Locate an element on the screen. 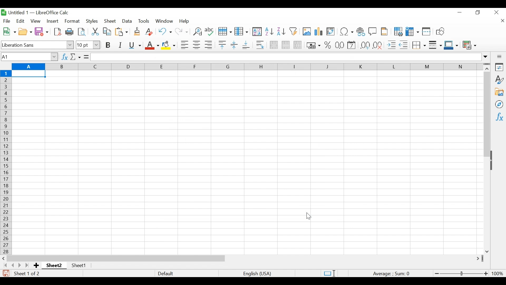 Image resolution: width=506 pixels, height=285 pixels. Styles is located at coordinates (499, 79).